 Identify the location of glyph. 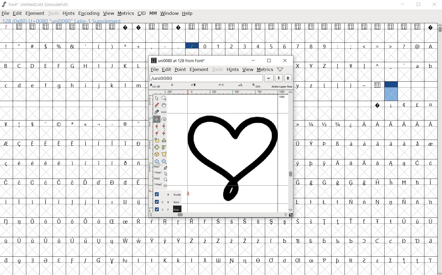
(152, 260).